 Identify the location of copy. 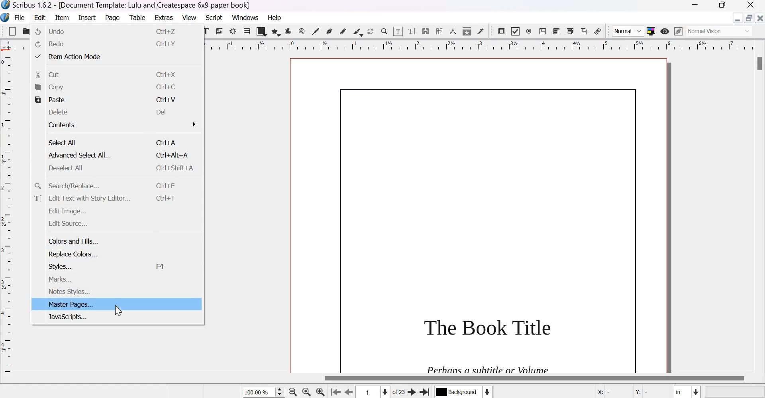
(38, 87).